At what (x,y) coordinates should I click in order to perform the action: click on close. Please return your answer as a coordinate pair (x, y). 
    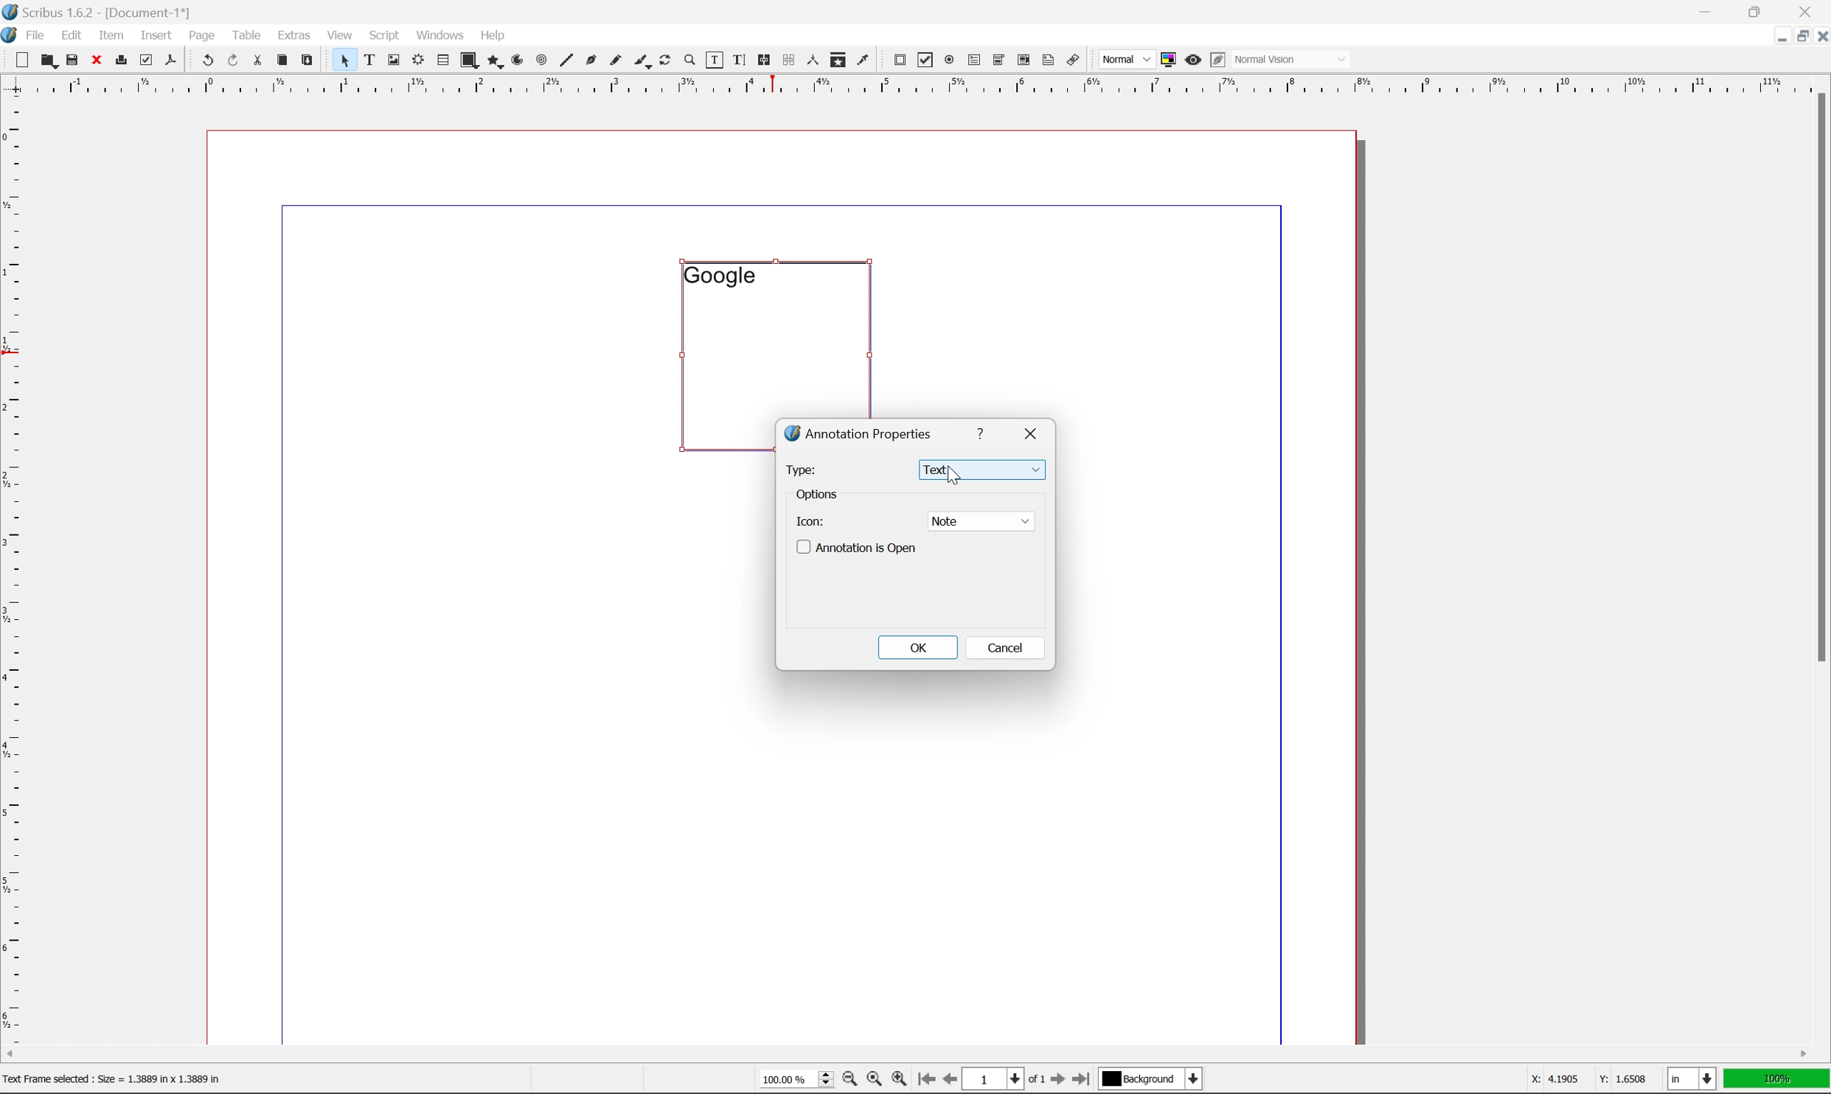
    Looking at the image, I should click on (1034, 431).